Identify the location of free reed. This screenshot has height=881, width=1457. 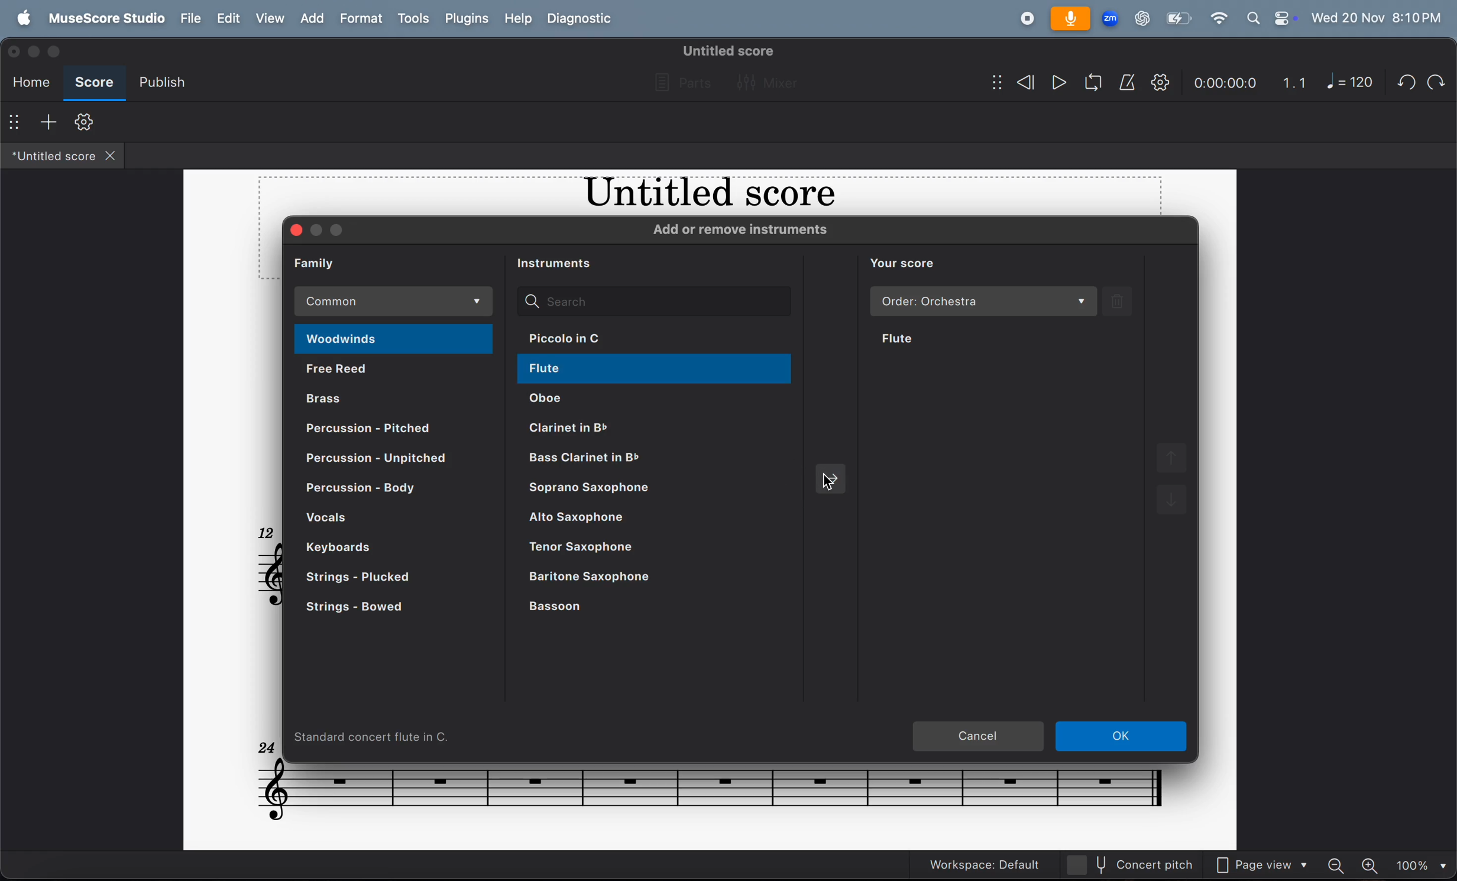
(399, 371).